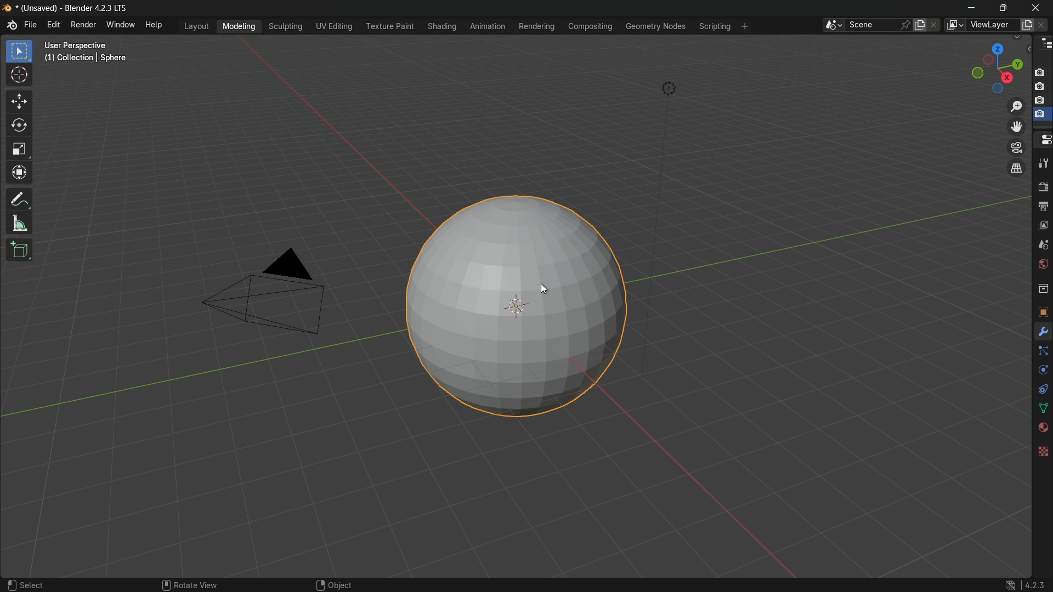 The height and width of the screenshot is (592, 1053). What do you see at coordinates (440, 25) in the screenshot?
I see `shading menu` at bounding box center [440, 25].